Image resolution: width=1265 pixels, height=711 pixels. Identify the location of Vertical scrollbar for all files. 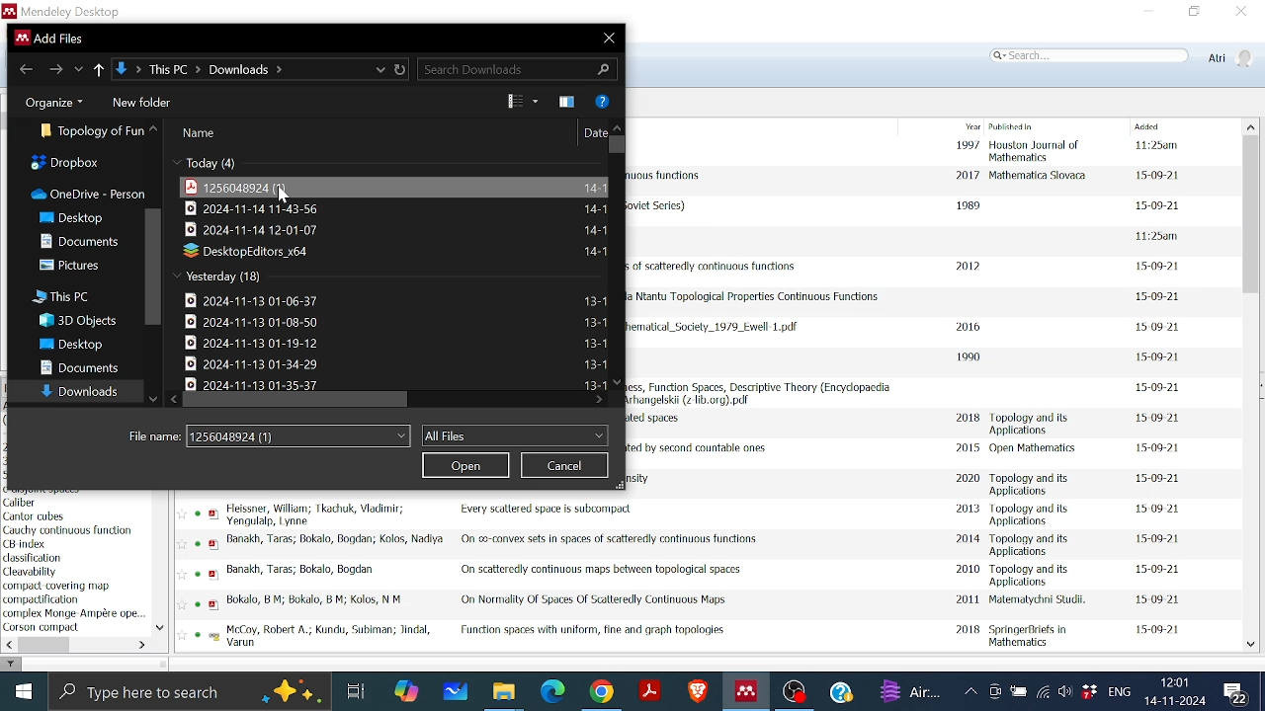
(617, 146).